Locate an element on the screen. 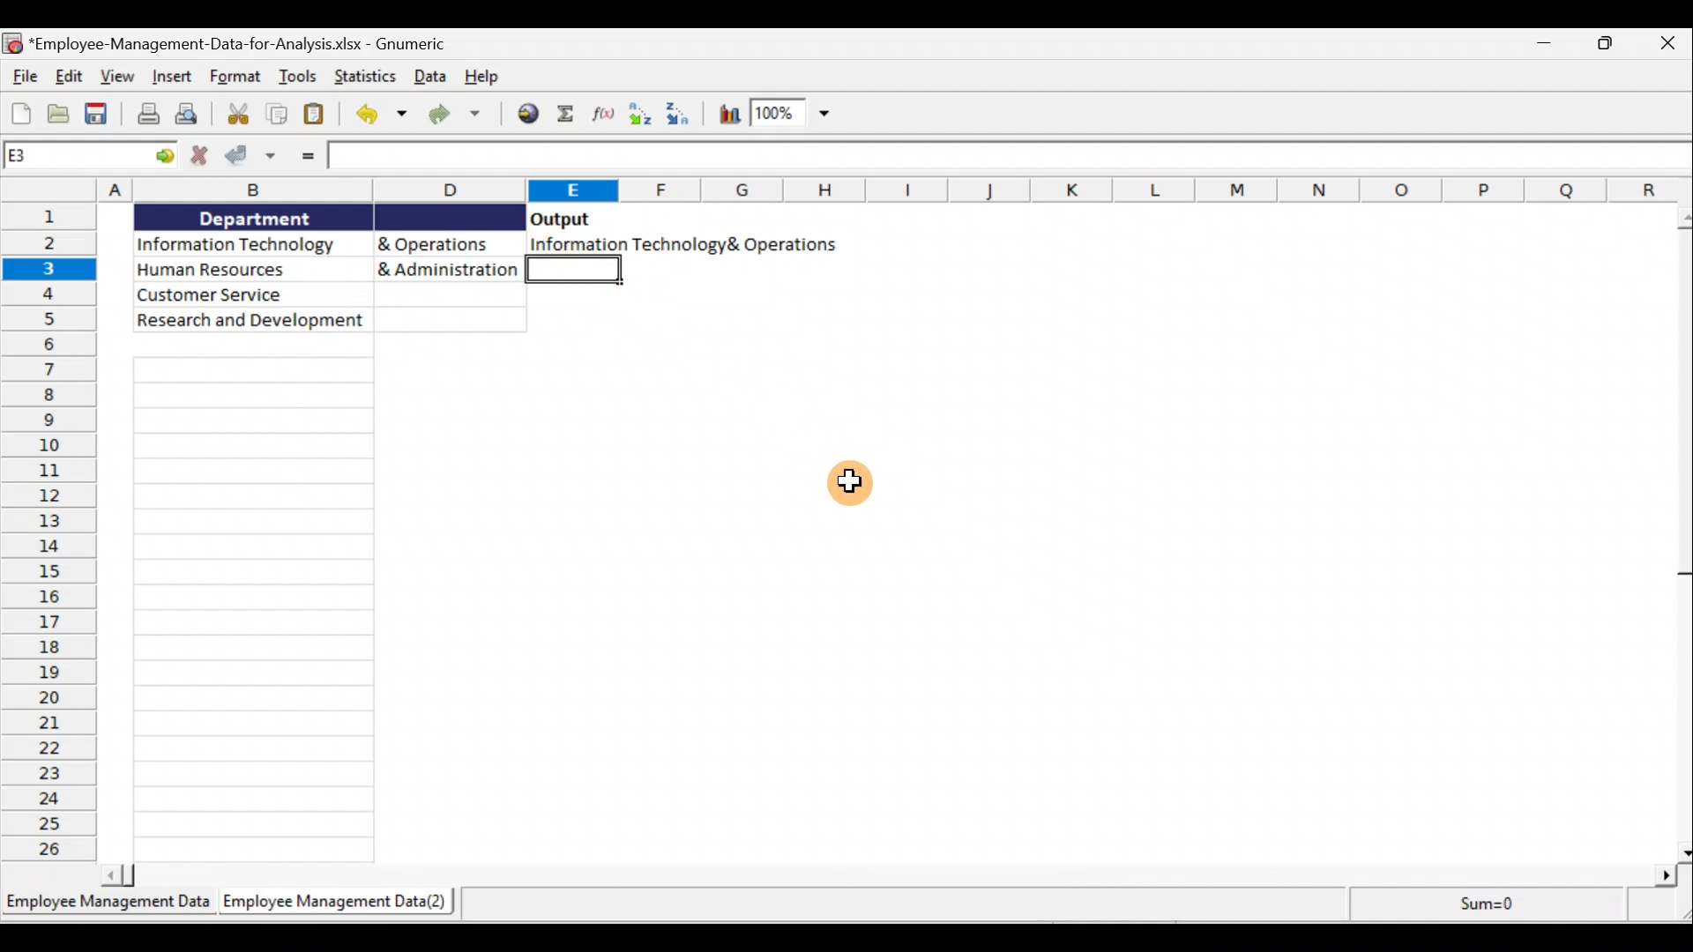 The height and width of the screenshot is (952, 1693). Statistics is located at coordinates (368, 78).